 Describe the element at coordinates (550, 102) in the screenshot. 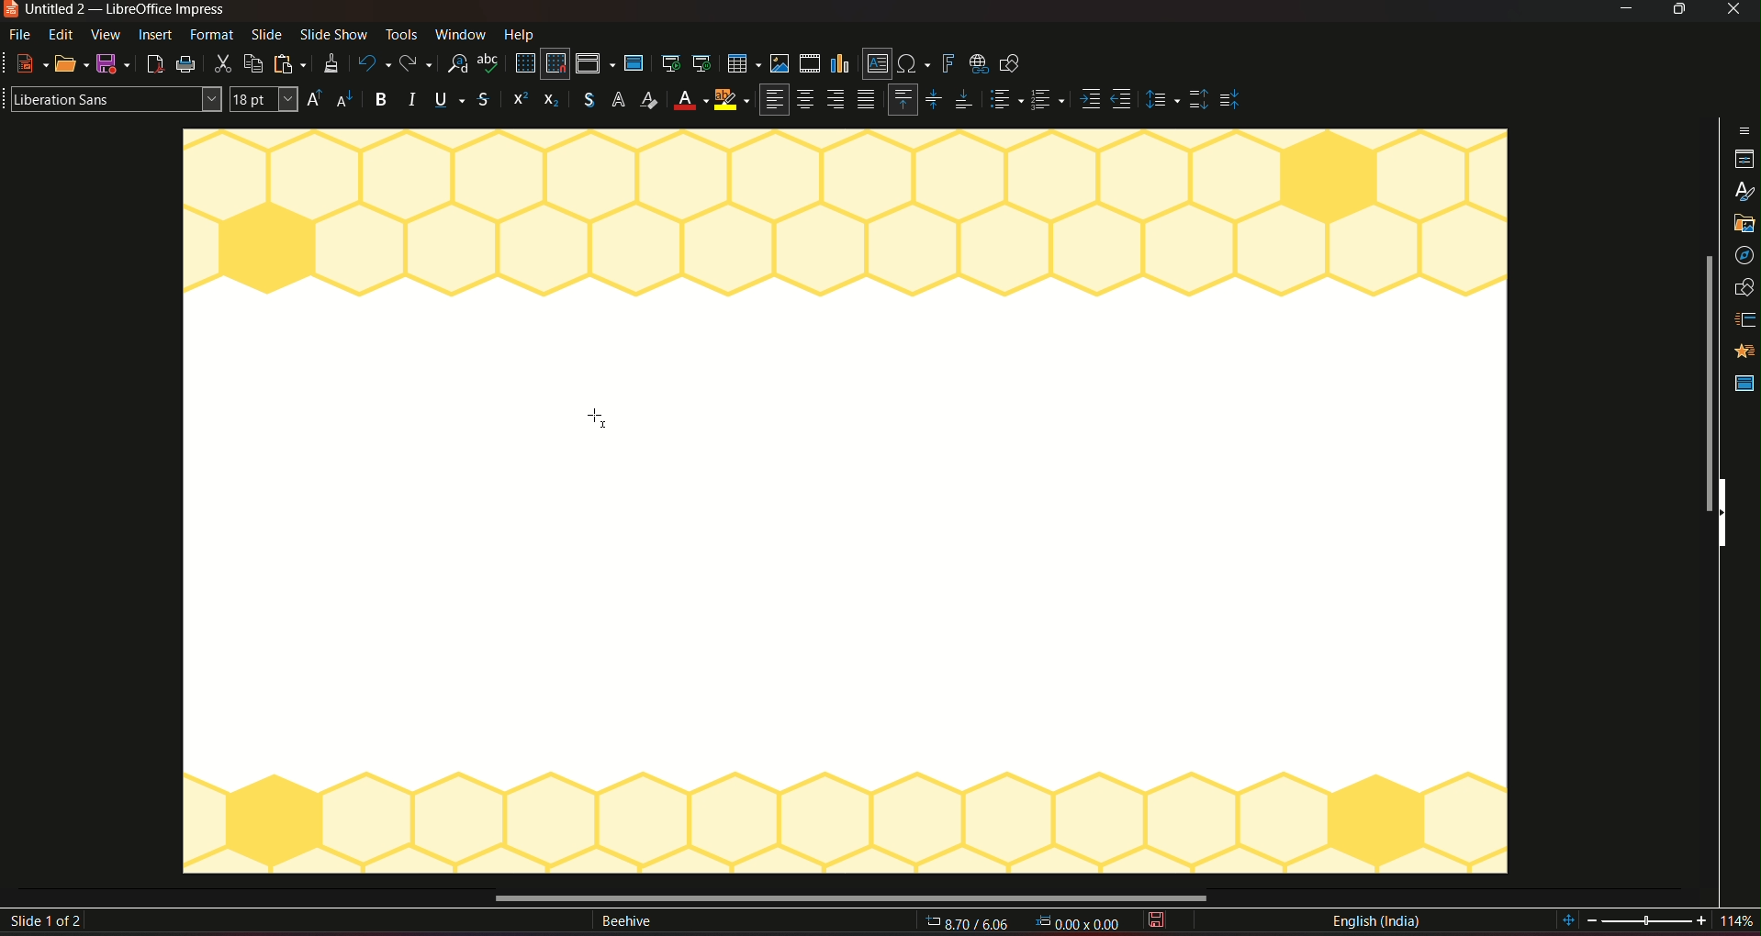

I see `icon` at that location.